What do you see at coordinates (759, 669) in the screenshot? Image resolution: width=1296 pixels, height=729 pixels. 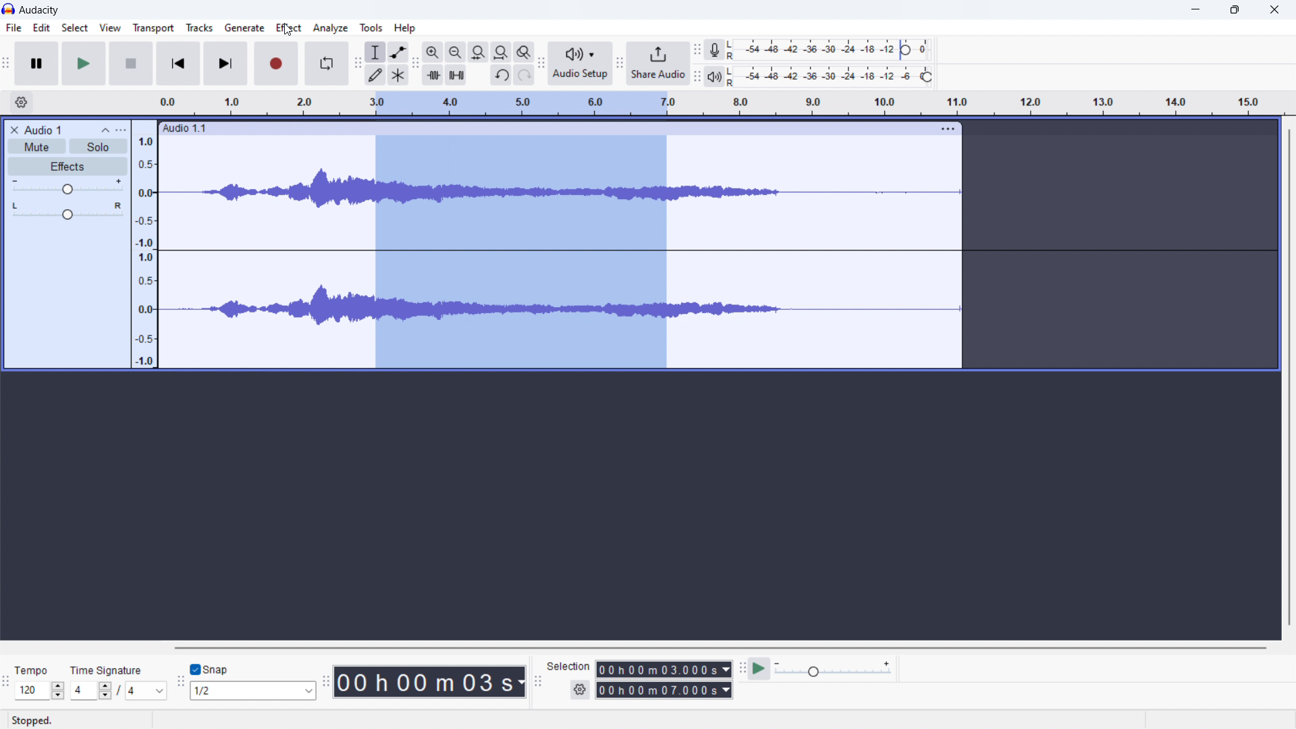 I see `play at speed` at bounding box center [759, 669].